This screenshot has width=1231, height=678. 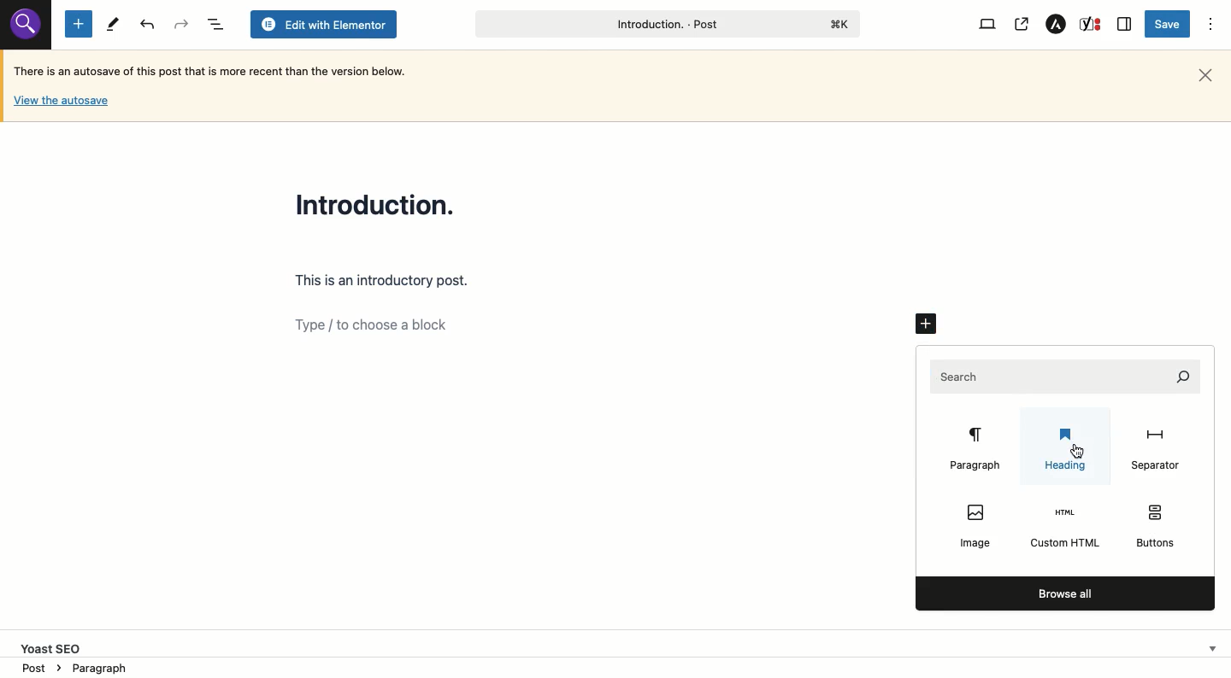 I want to click on Undo, so click(x=180, y=24).